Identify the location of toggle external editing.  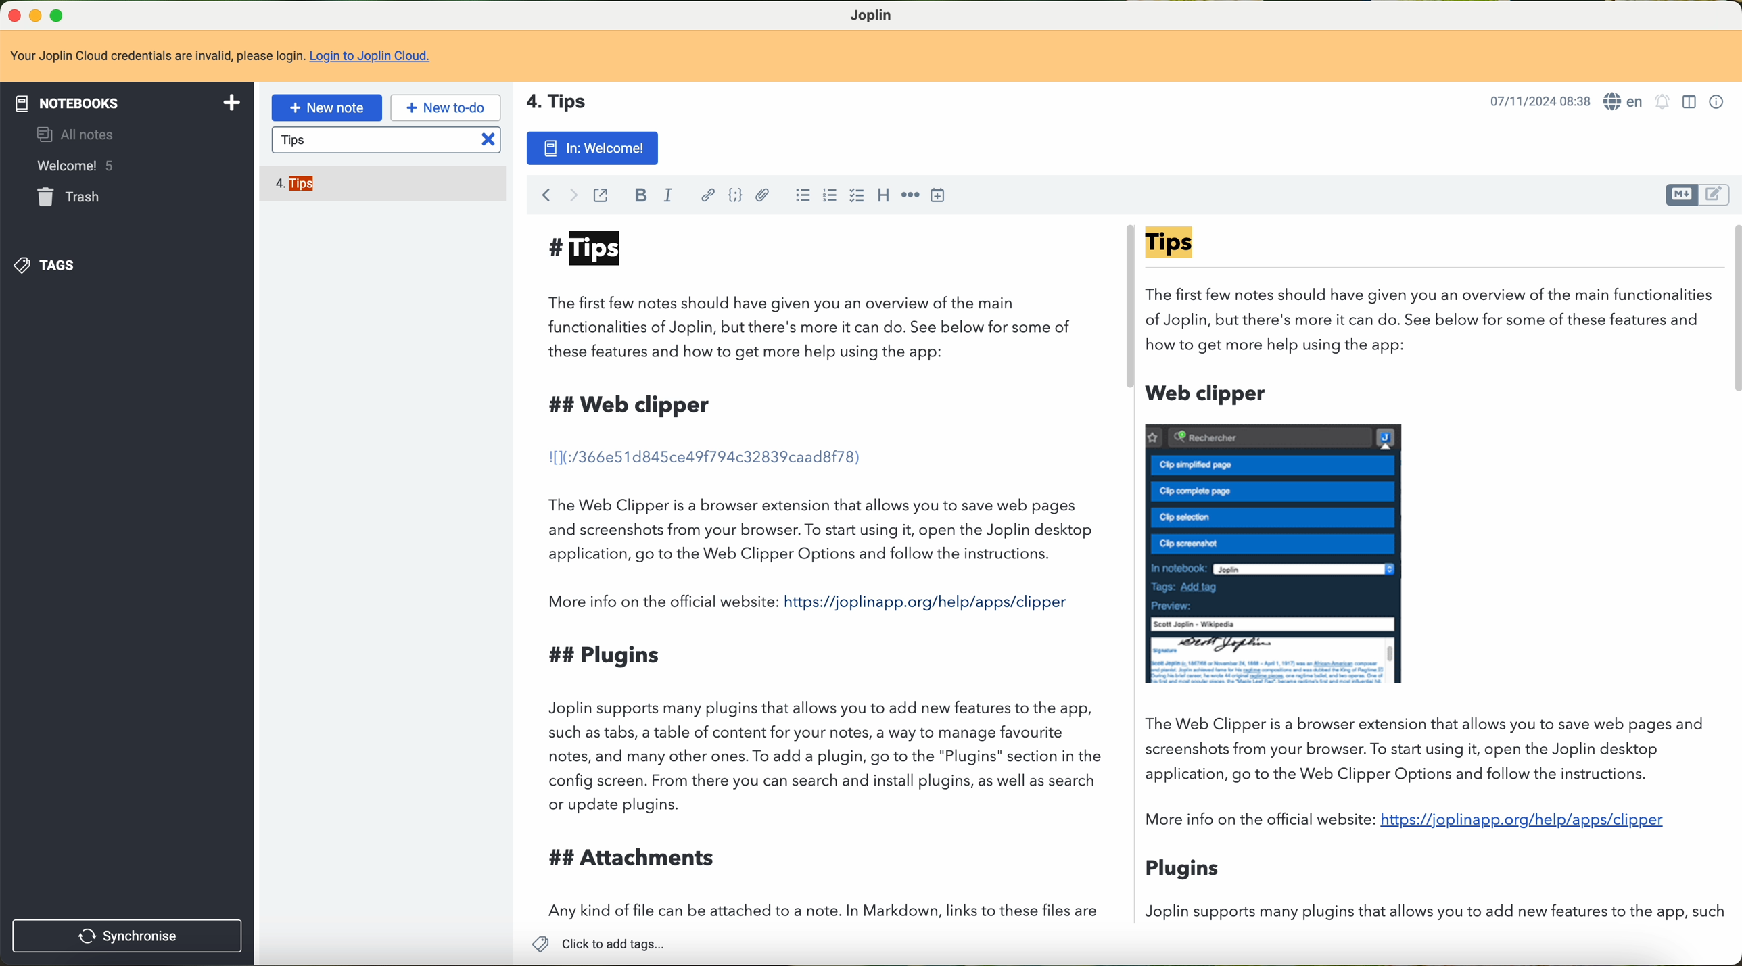
(603, 196).